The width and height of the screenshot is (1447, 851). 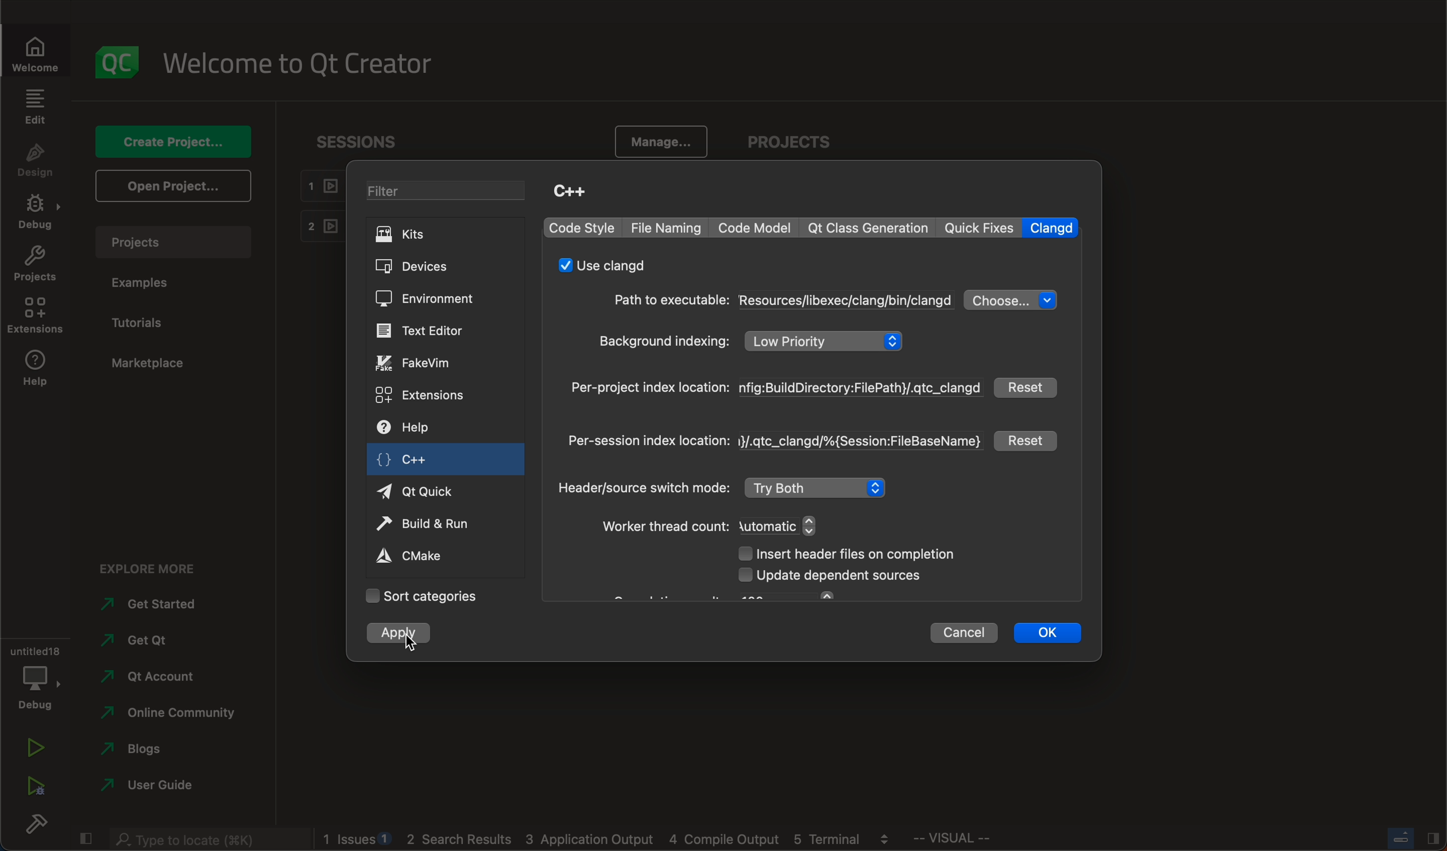 I want to click on searchbar, so click(x=206, y=840).